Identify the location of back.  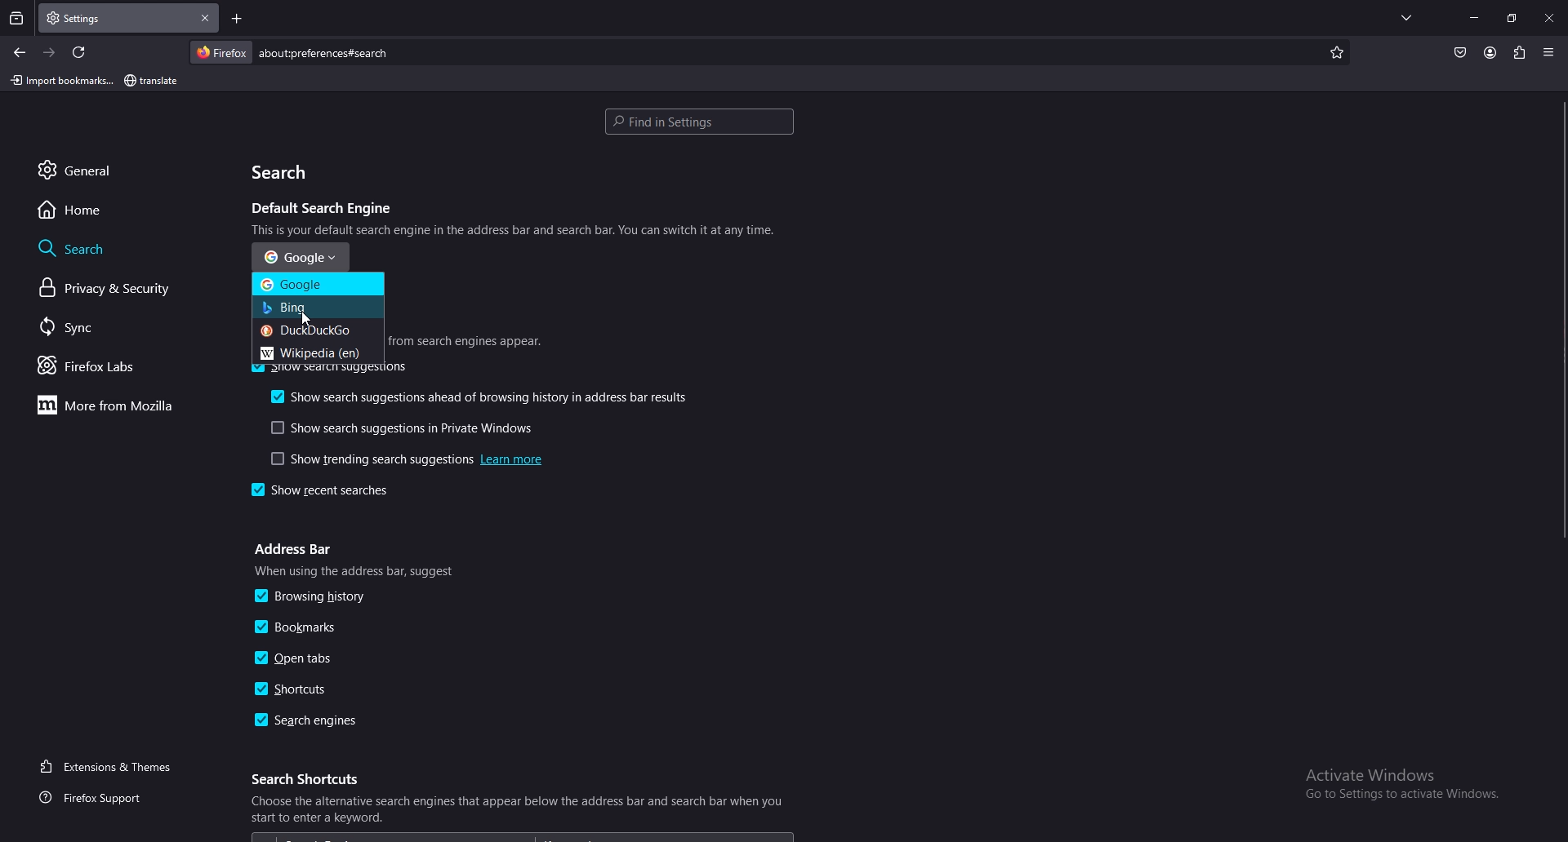
(21, 53).